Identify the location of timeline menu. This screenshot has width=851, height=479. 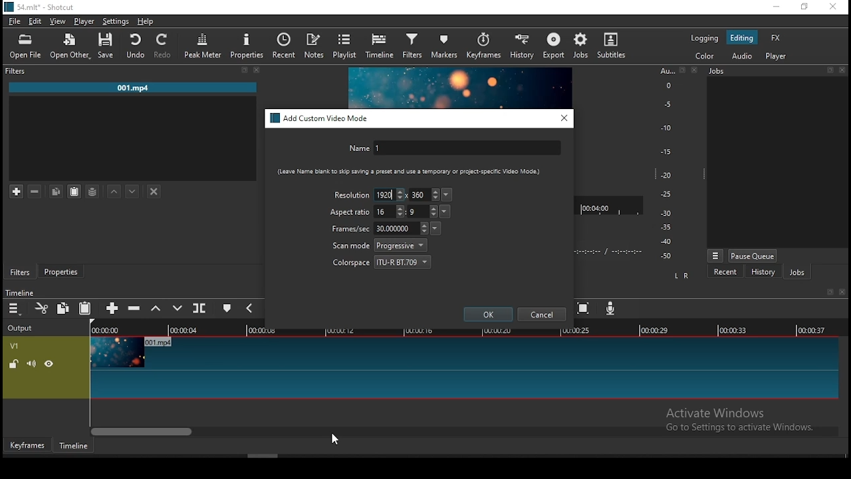
(16, 309).